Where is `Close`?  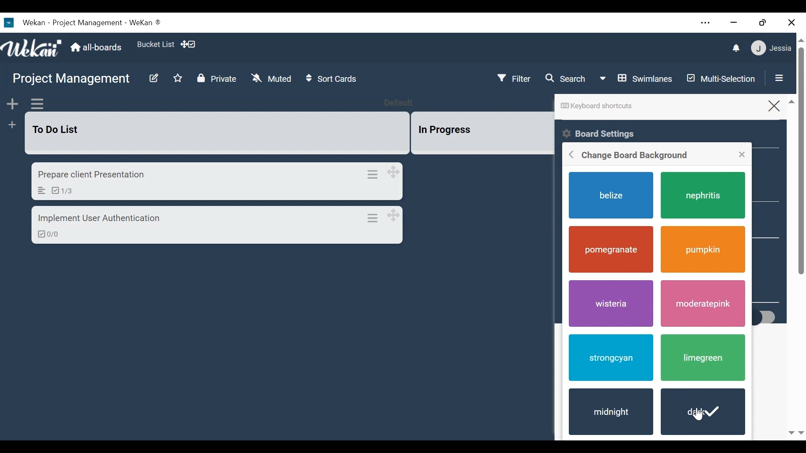 Close is located at coordinates (781, 104).